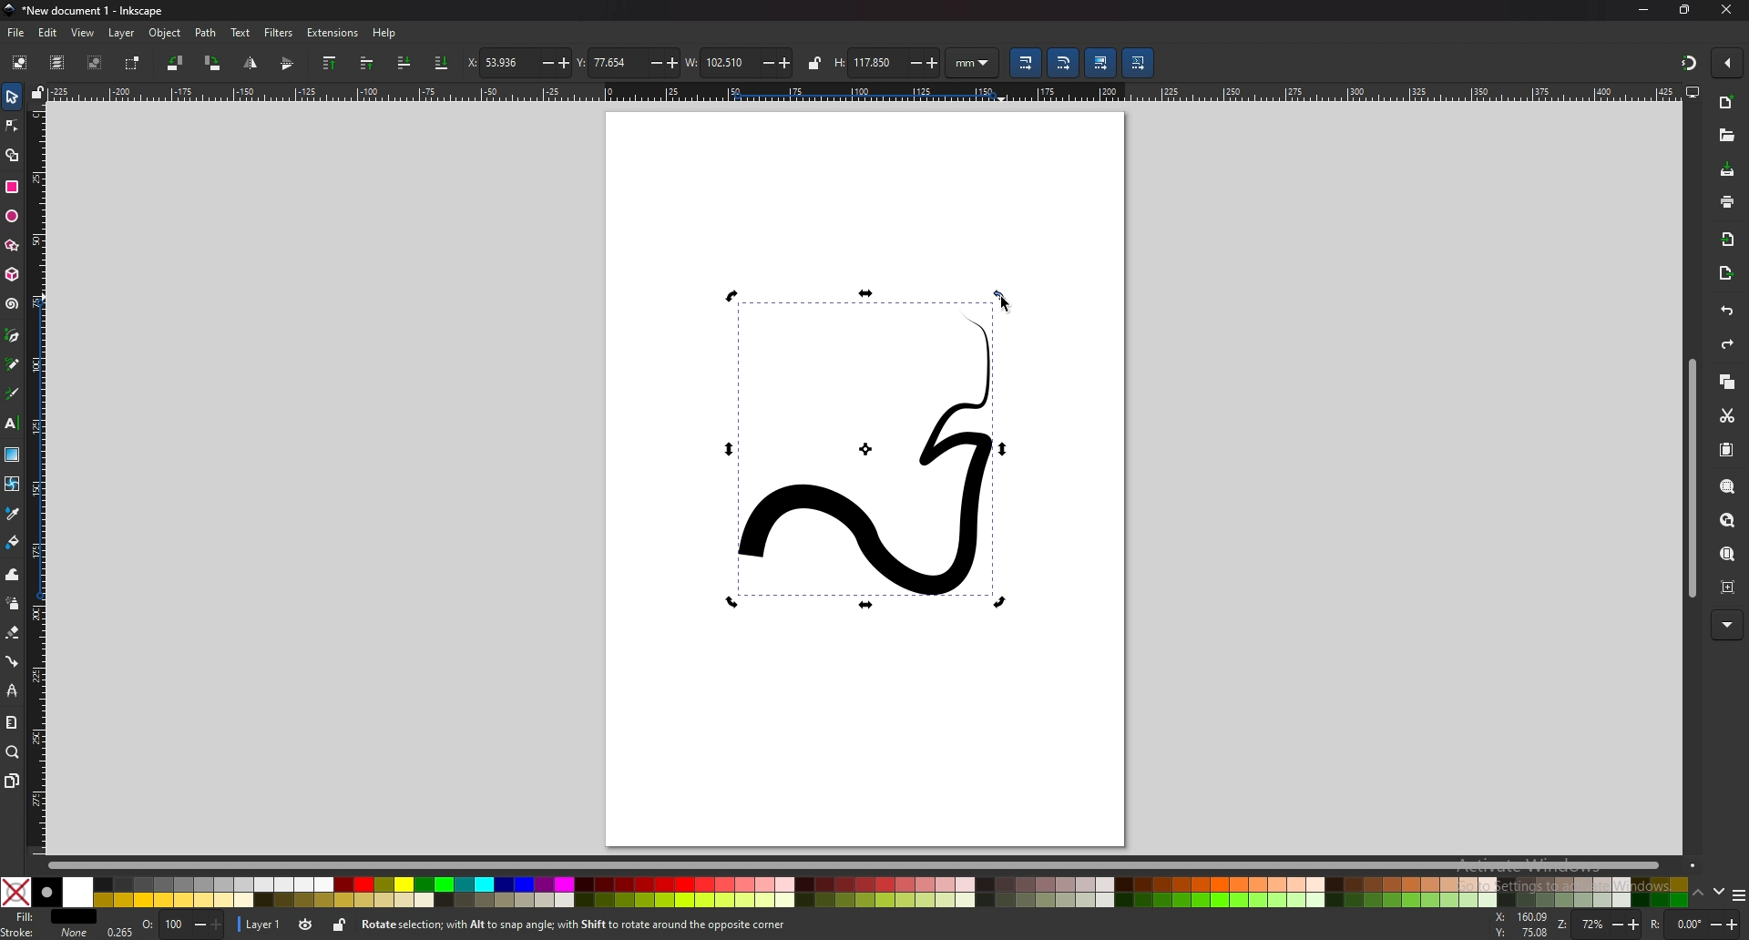 The height and width of the screenshot is (940, 1749). What do you see at coordinates (518, 62) in the screenshot?
I see `x coordinates` at bounding box center [518, 62].